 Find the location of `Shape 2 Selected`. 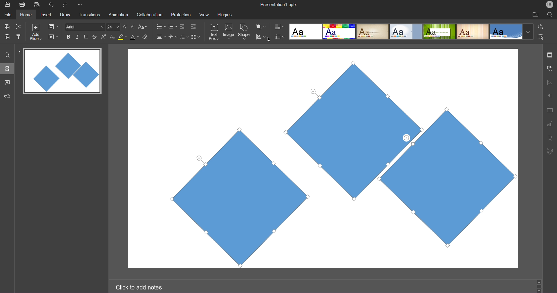

Shape 2 Selected is located at coordinates (362, 128).